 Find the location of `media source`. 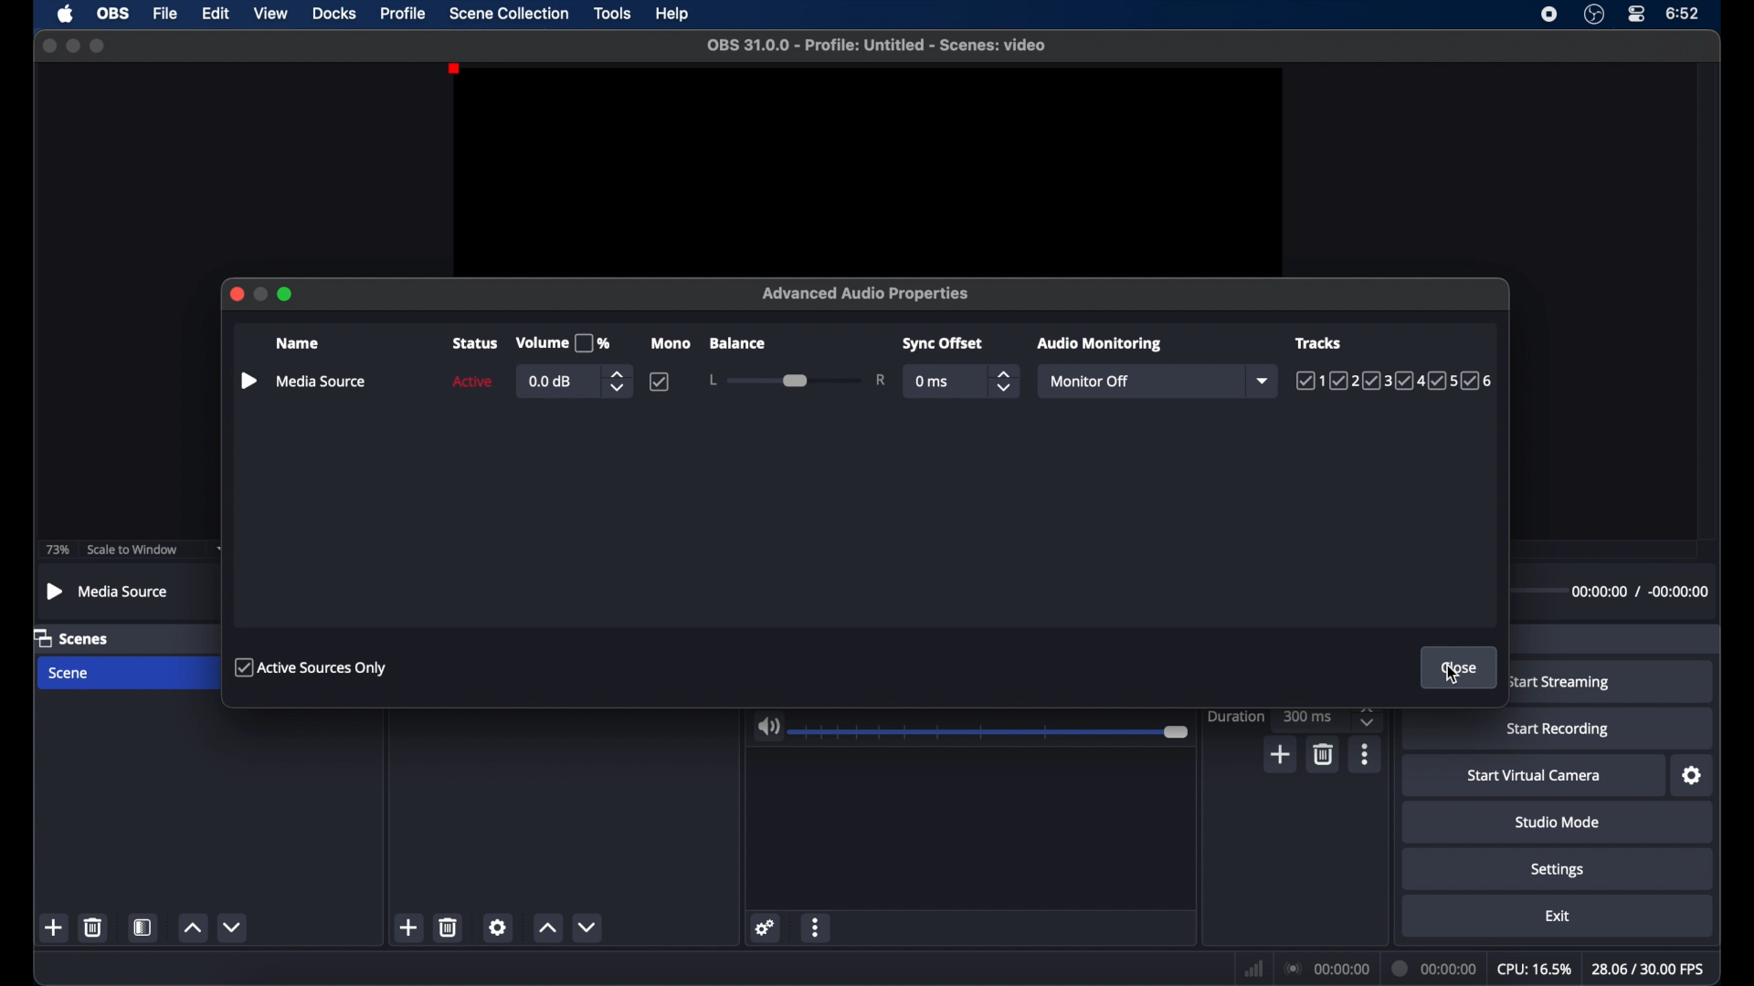

media source is located at coordinates (109, 591).